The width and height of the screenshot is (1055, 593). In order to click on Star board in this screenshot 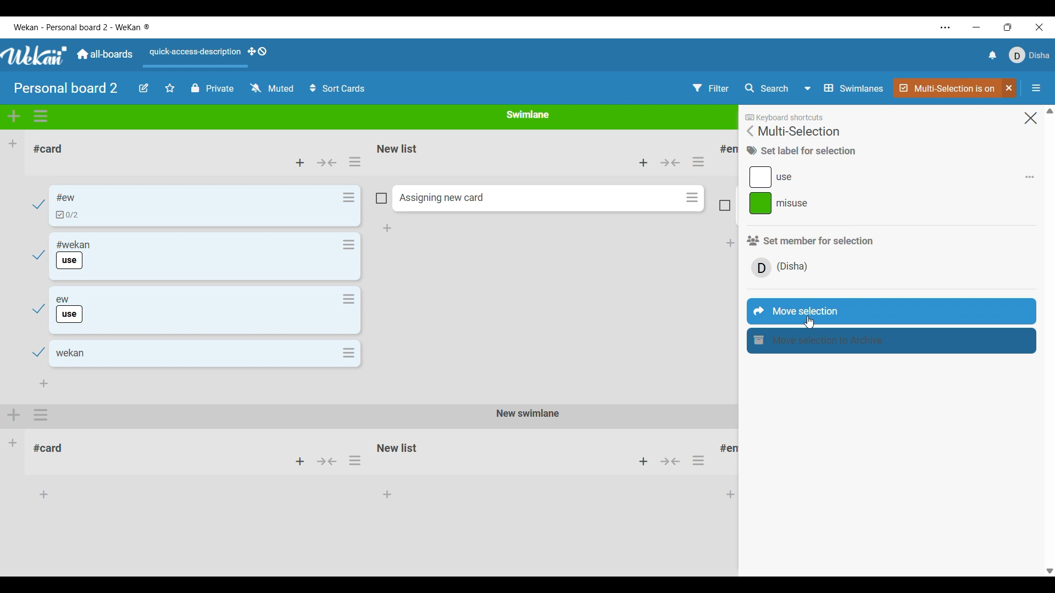, I will do `click(170, 87)`.